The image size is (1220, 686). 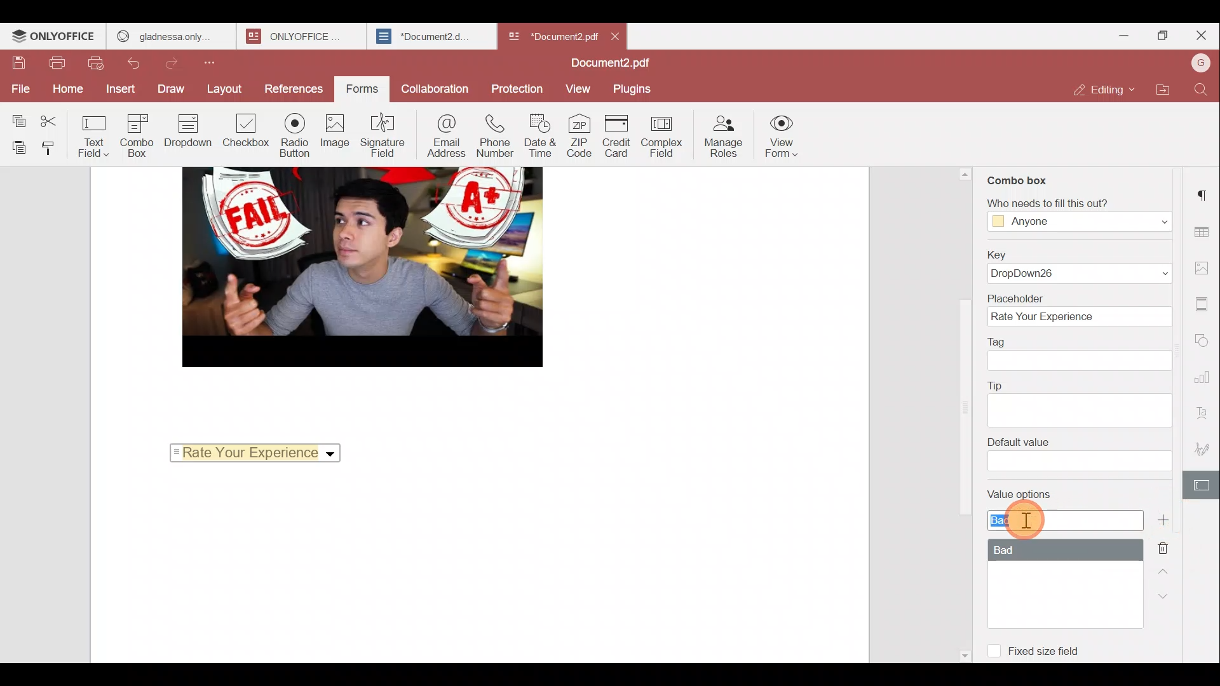 What do you see at coordinates (1078, 309) in the screenshot?
I see `Placeholder` at bounding box center [1078, 309].